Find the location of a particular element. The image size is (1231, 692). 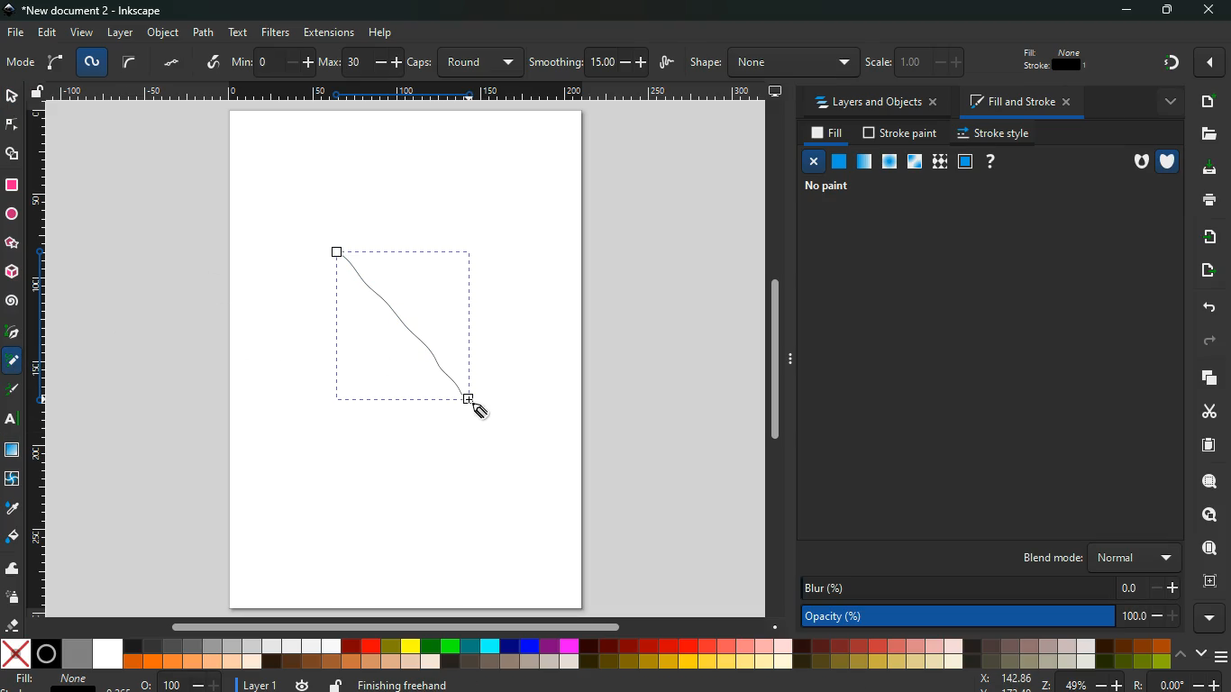

find is located at coordinates (1208, 547).